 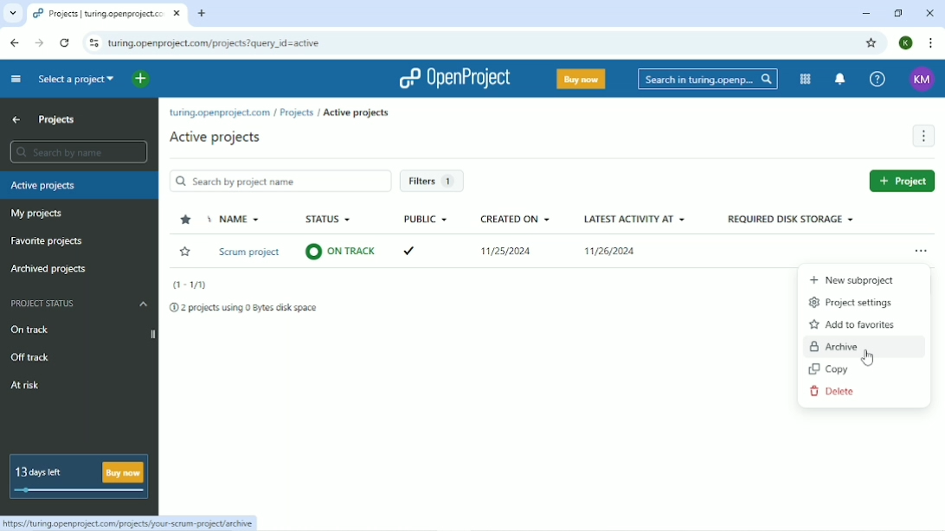 I want to click on Active projects, so click(x=43, y=186).